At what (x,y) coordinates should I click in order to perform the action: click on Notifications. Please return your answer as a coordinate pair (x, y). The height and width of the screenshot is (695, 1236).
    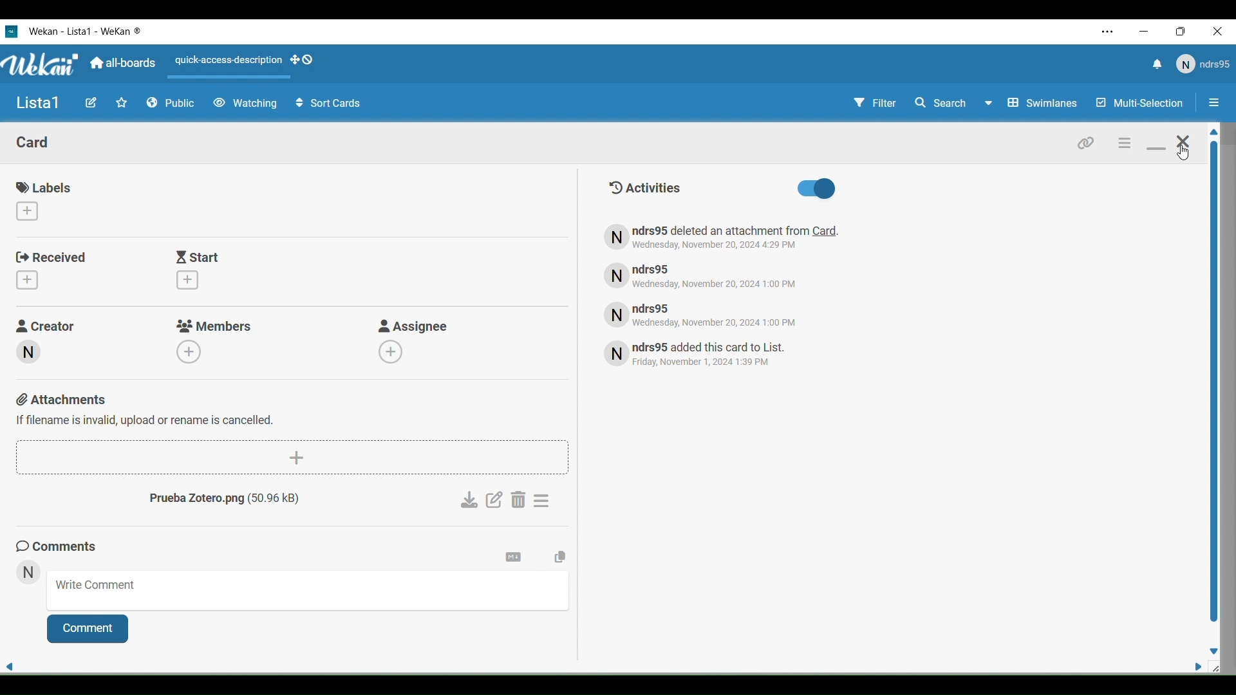
    Looking at the image, I should click on (1156, 66).